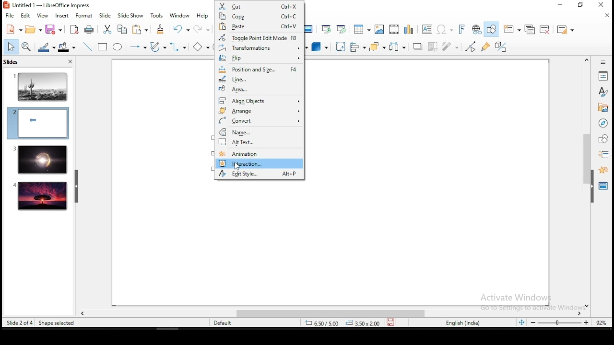 The image size is (614, 345). I want to click on interaction, so click(260, 163).